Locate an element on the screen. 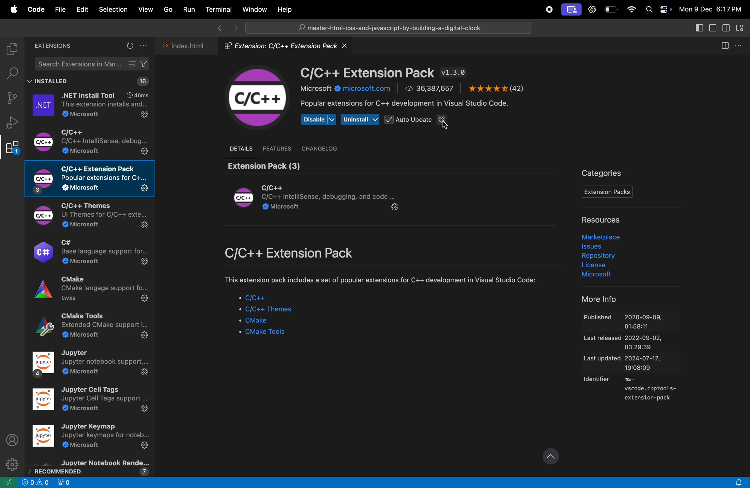  Window is located at coordinates (253, 9).